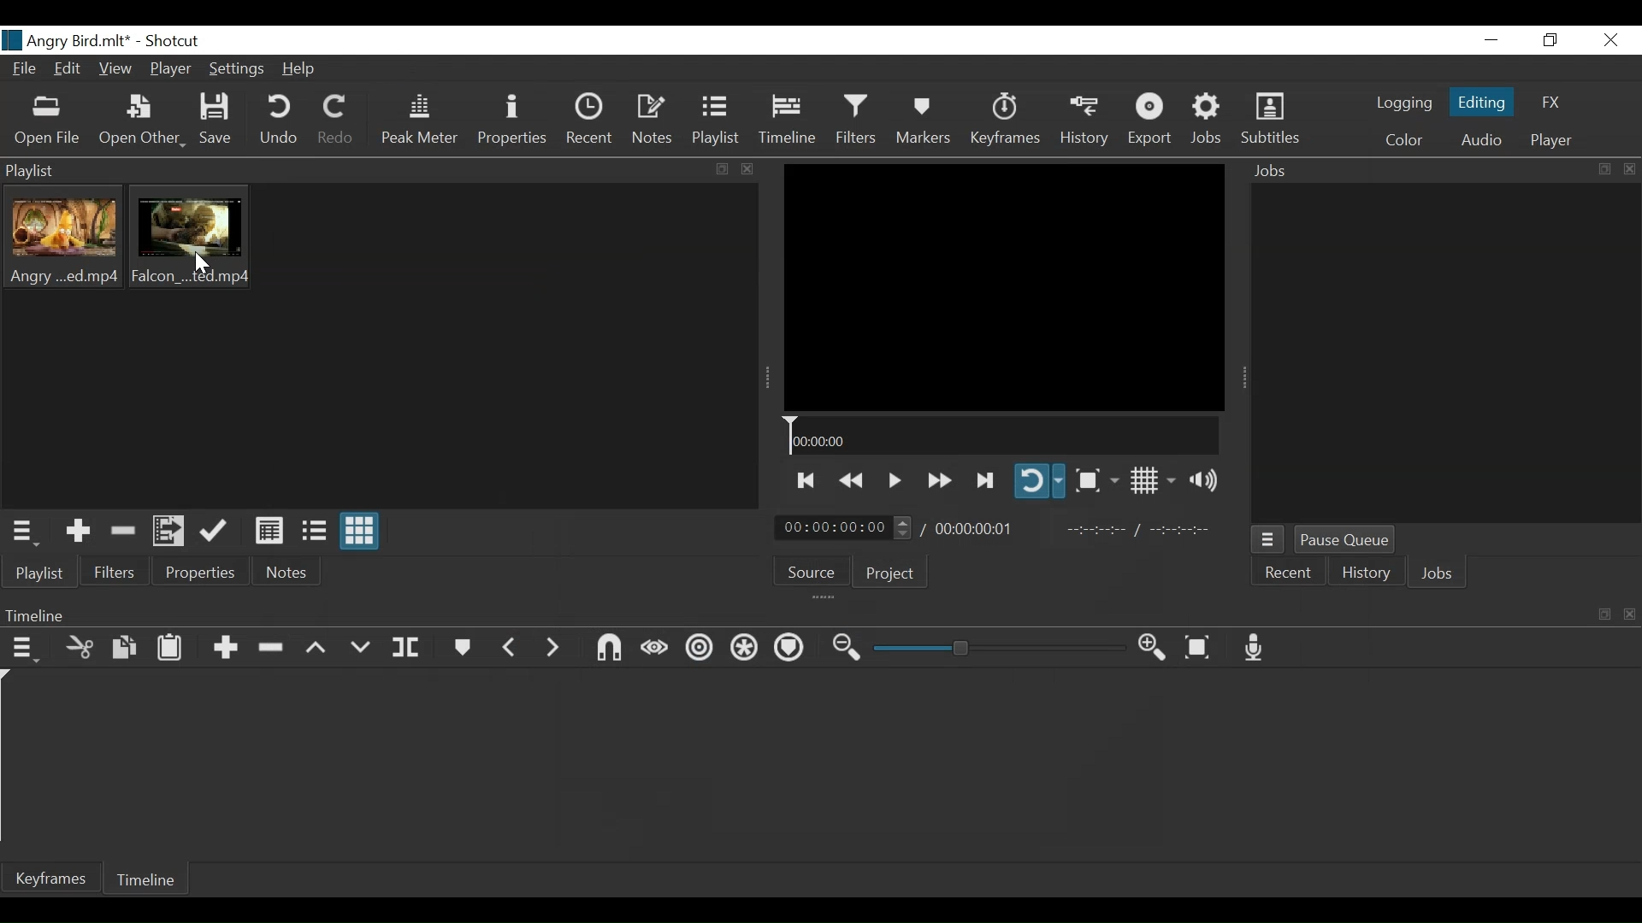 This screenshot has height=923, width=1642. I want to click on Timeline cursor, so click(10, 759).